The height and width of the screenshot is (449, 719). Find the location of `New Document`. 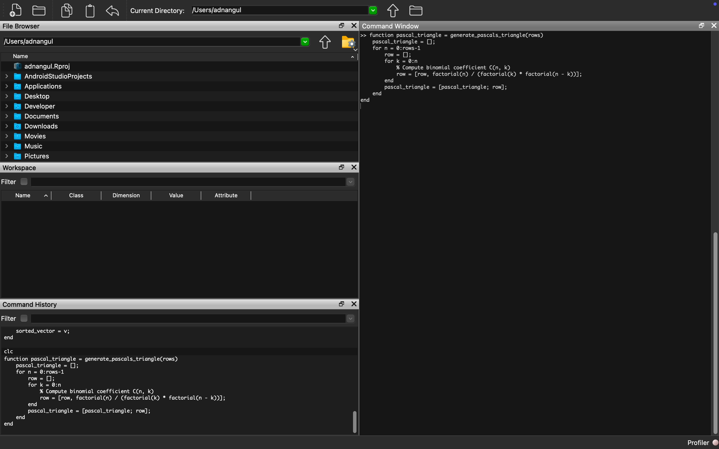

New Document is located at coordinates (16, 10).